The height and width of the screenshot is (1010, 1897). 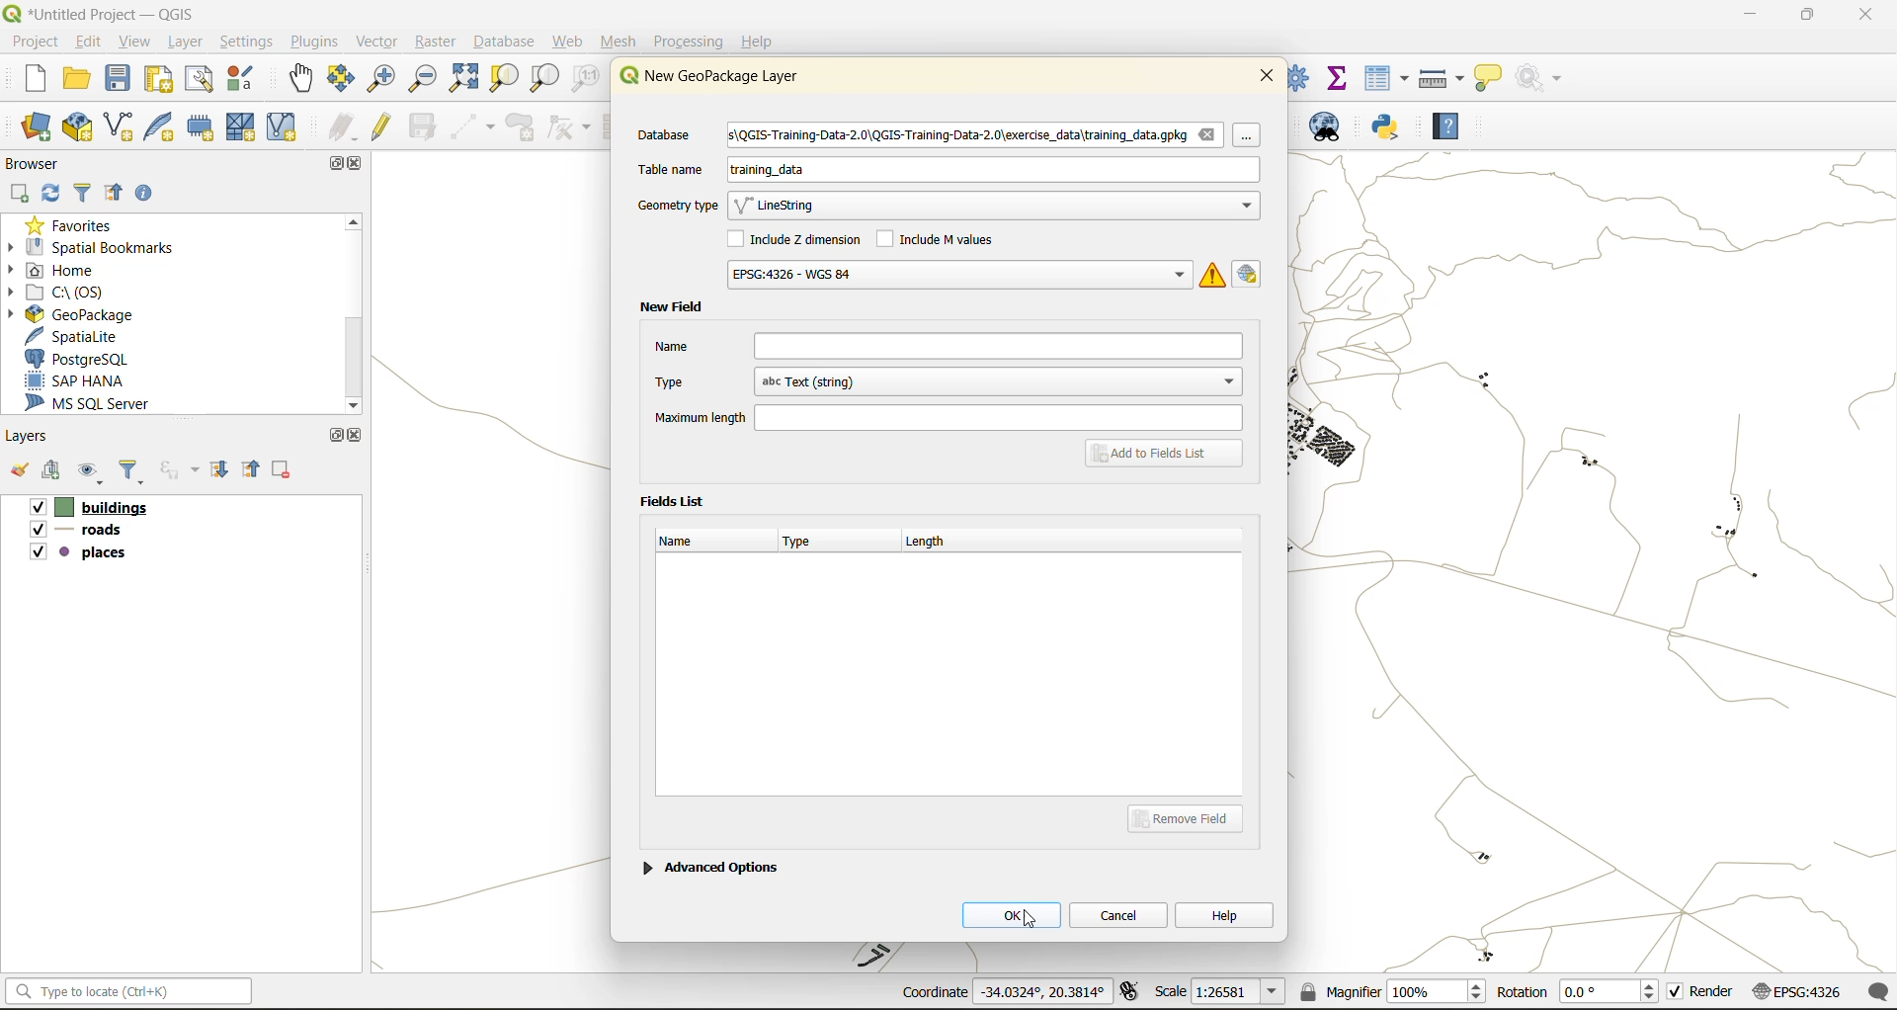 What do you see at coordinates (1253, 140) in the screenshot?
I see `More options` at bounding box center [1253, 140].